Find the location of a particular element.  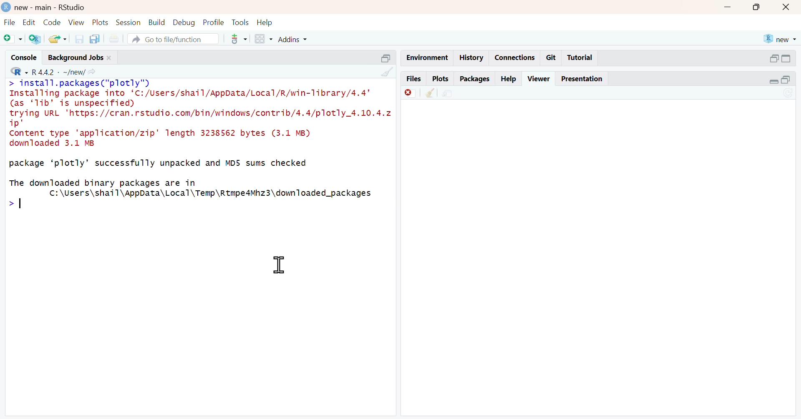

select language is located at coordinates (15, 71).